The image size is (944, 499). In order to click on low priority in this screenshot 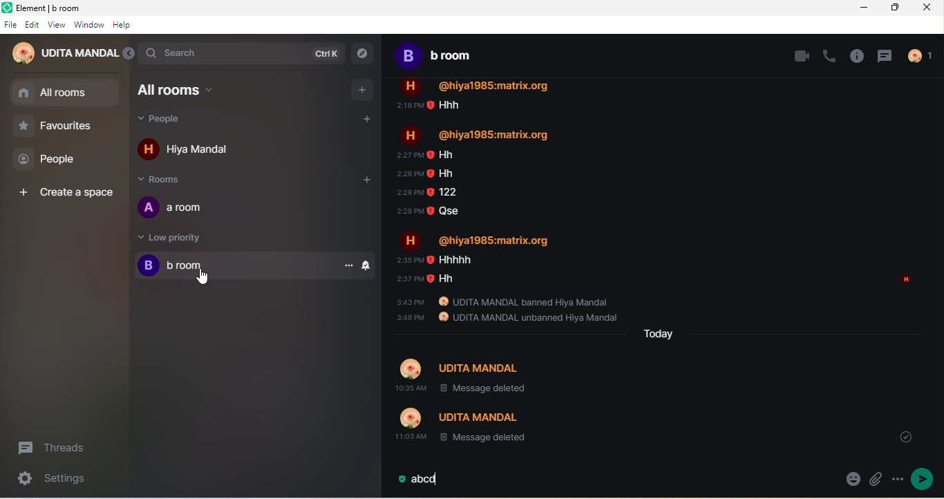, I will do `click(189, 238)`.